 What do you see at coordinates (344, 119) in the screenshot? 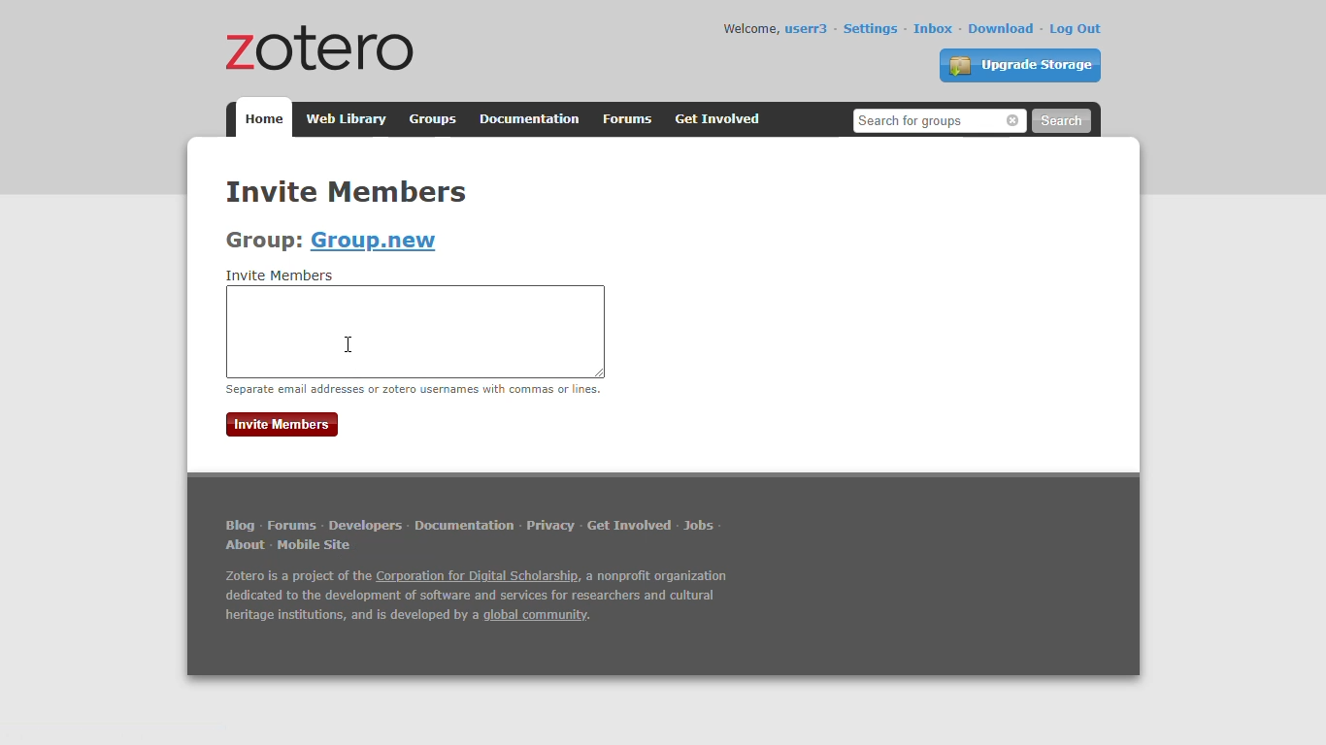
I see `web library` at bounding box center [344, 119].